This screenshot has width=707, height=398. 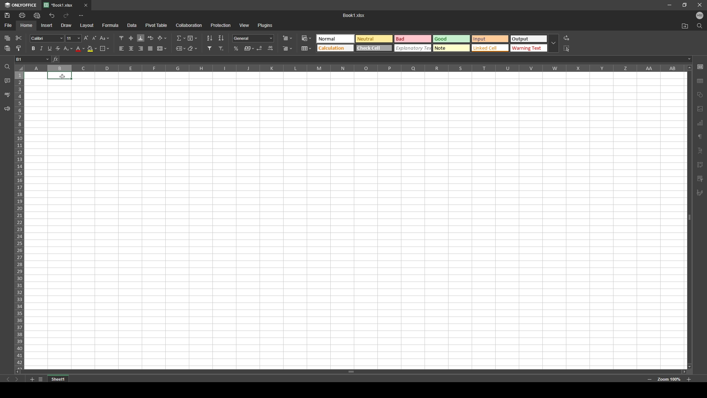 I want to click on add sheet, so click(x=32, y=379).